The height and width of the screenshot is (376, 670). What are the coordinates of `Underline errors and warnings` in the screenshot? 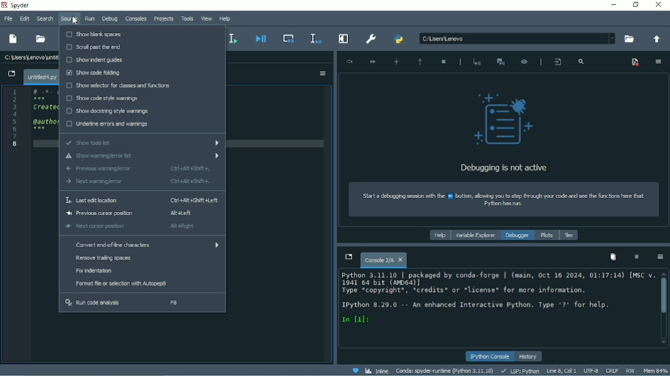 It's located at (142, 124).